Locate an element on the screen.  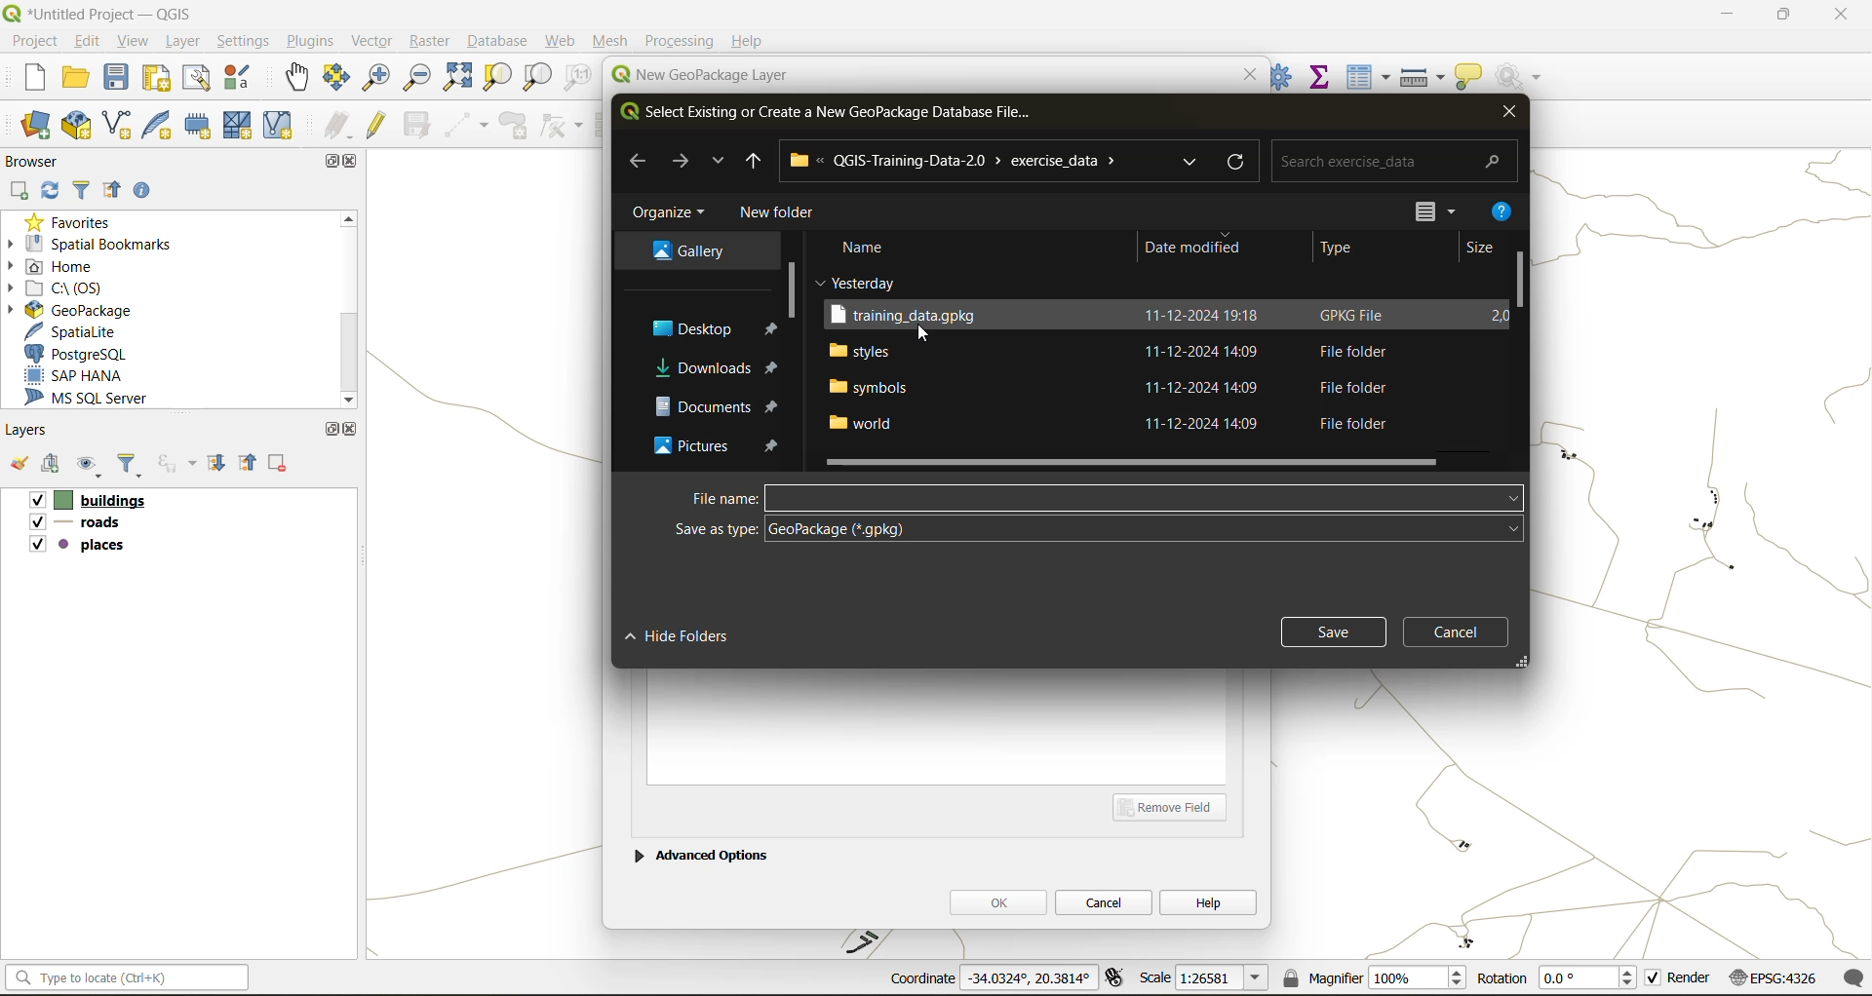
crs (EPSG:4326) is located at coordinates (1777, 978).